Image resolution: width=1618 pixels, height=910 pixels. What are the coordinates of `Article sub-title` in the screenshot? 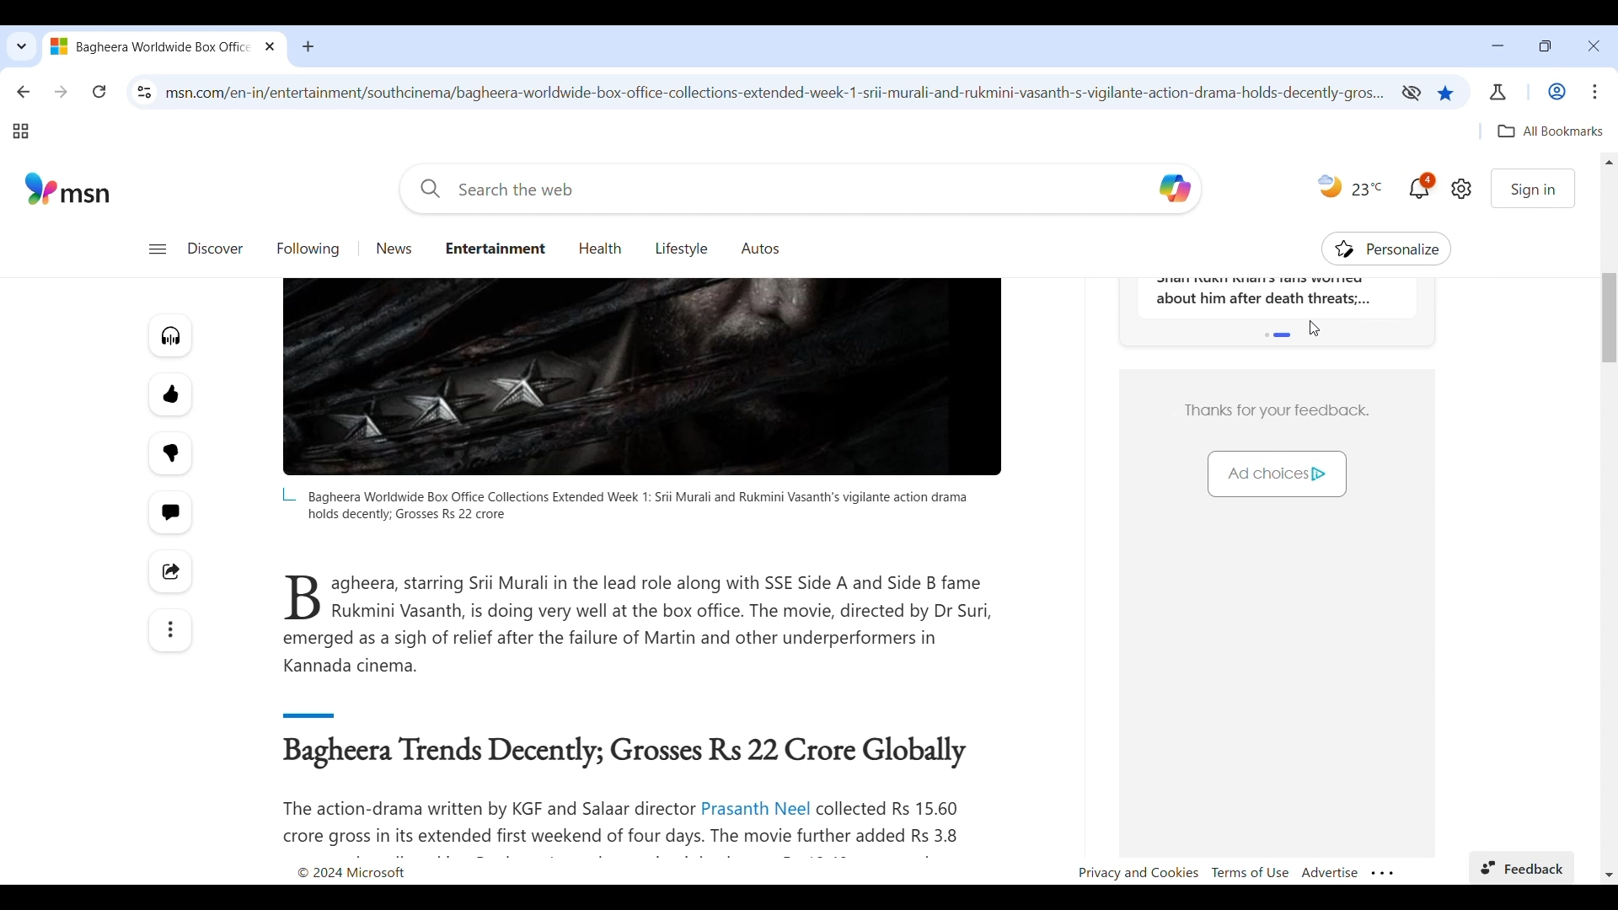 It's located at (629, 753).